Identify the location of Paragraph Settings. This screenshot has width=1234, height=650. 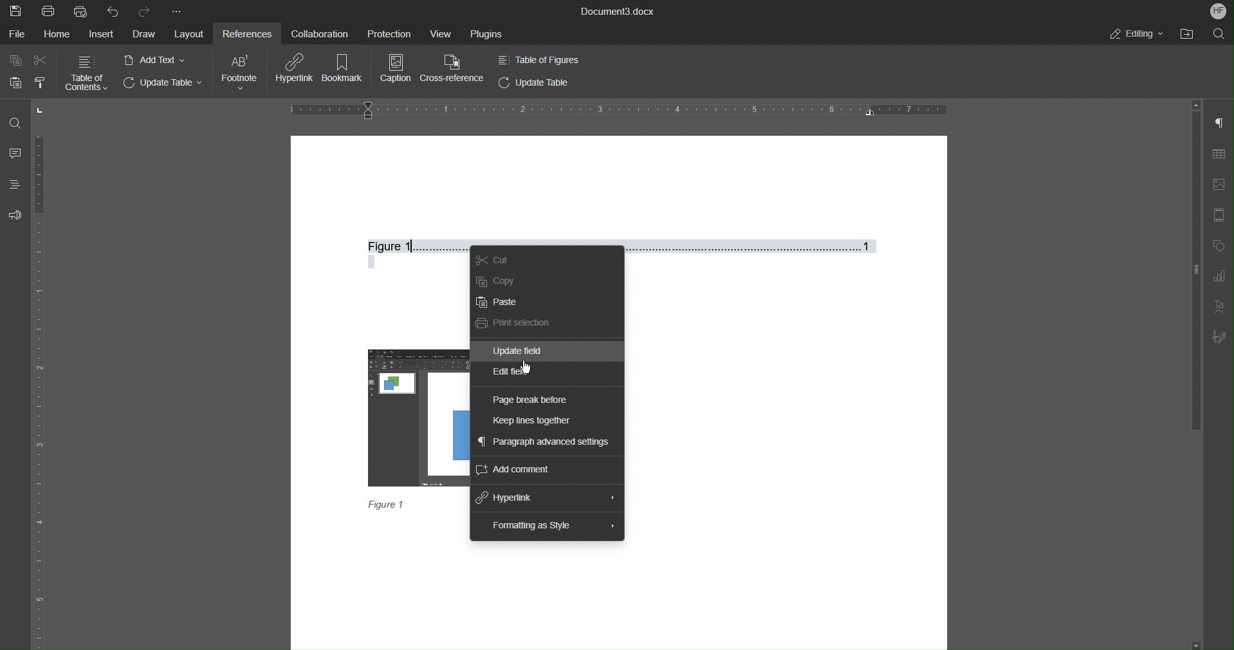
(1219, 125).